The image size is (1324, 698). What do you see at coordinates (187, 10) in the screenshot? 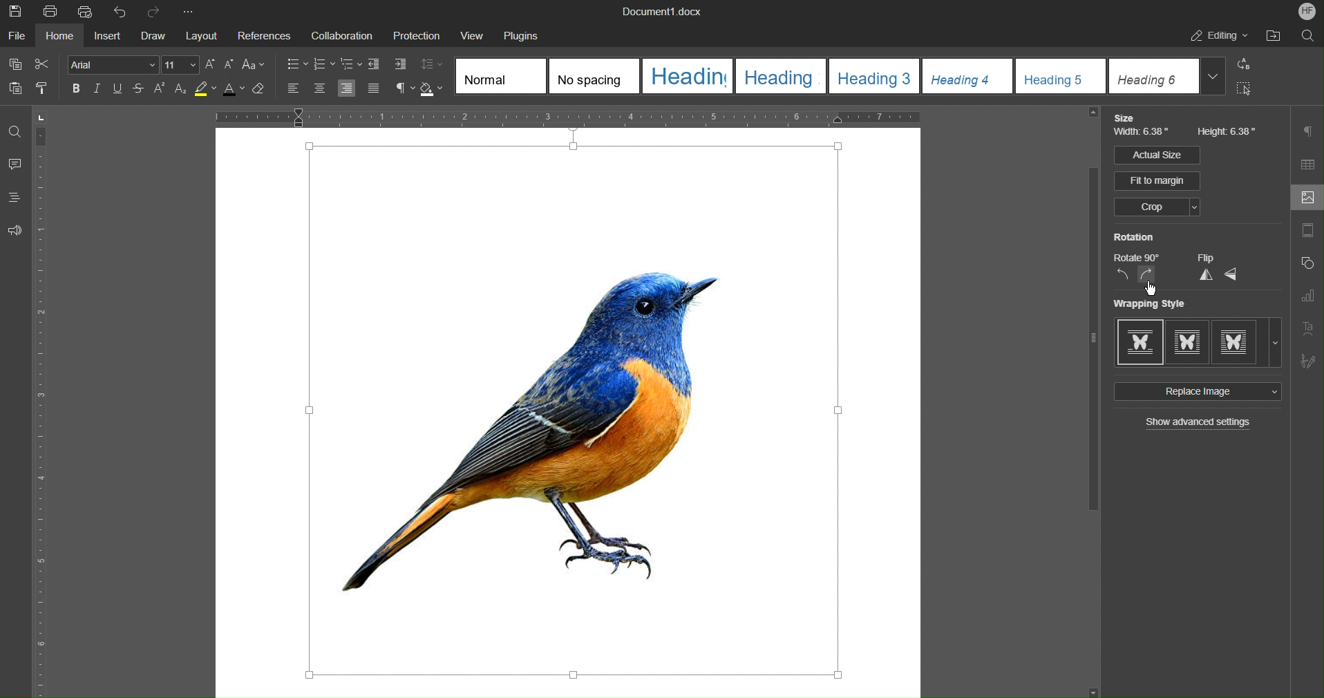
I see `Customize Quick Access Bar` at bounding box center [187, 10].